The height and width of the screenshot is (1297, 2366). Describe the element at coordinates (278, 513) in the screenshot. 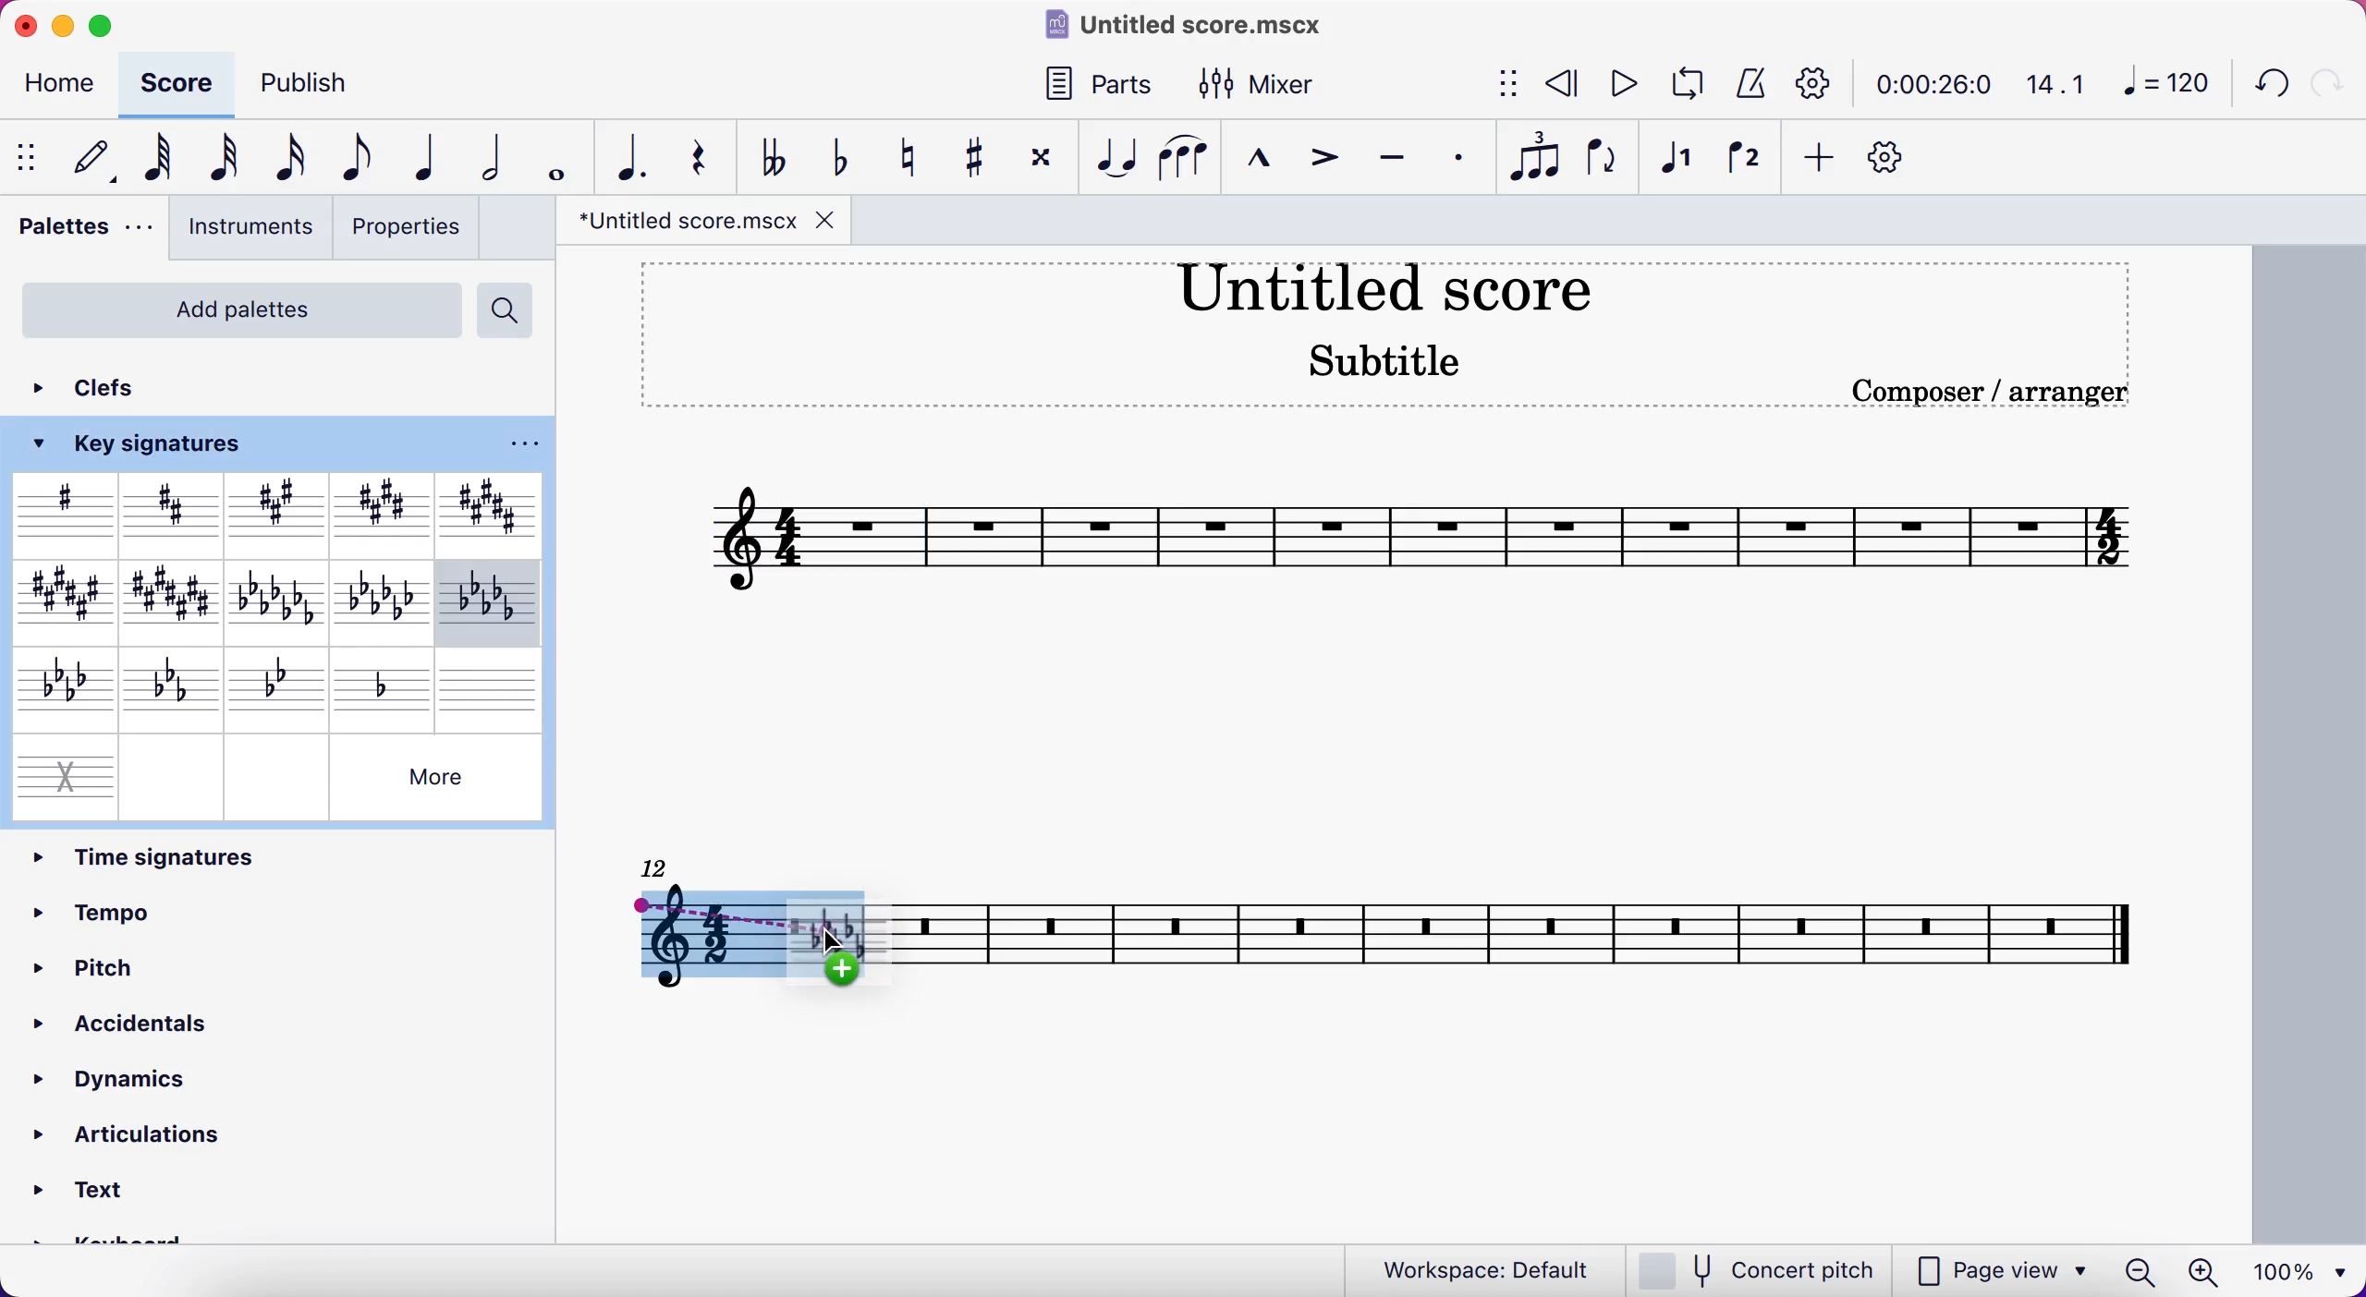

I see `A major` at that location.